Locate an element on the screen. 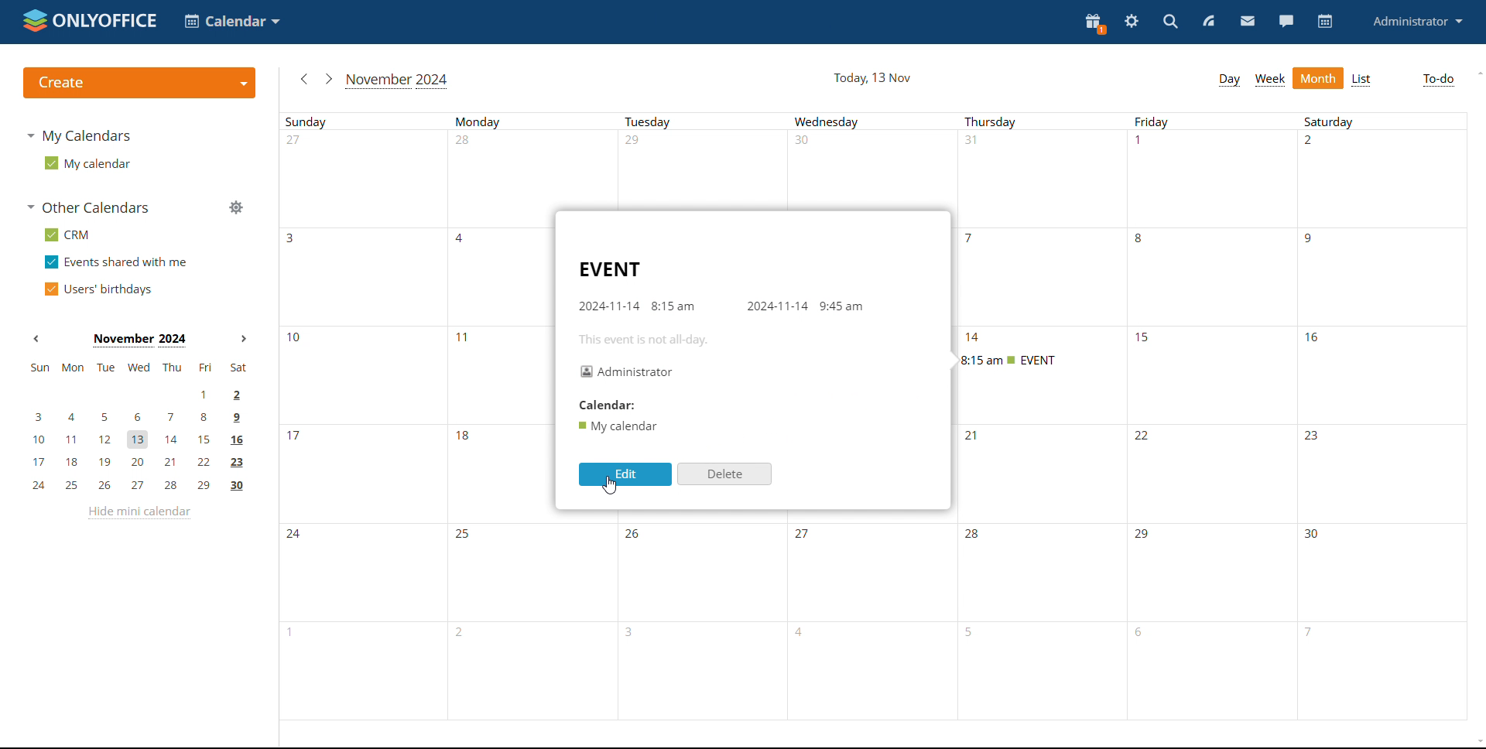  next month is located at coordinates (241, 339).